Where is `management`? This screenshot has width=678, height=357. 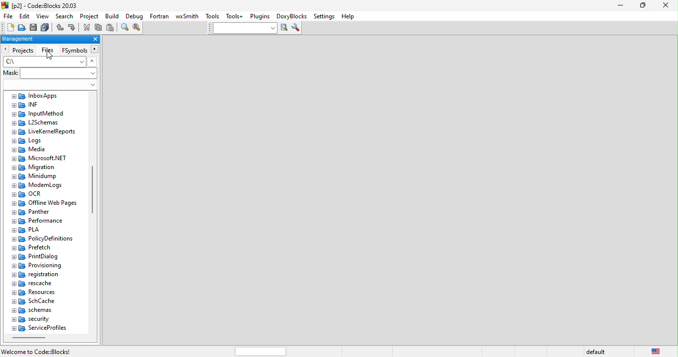
management is located at coordinates (19, 38).